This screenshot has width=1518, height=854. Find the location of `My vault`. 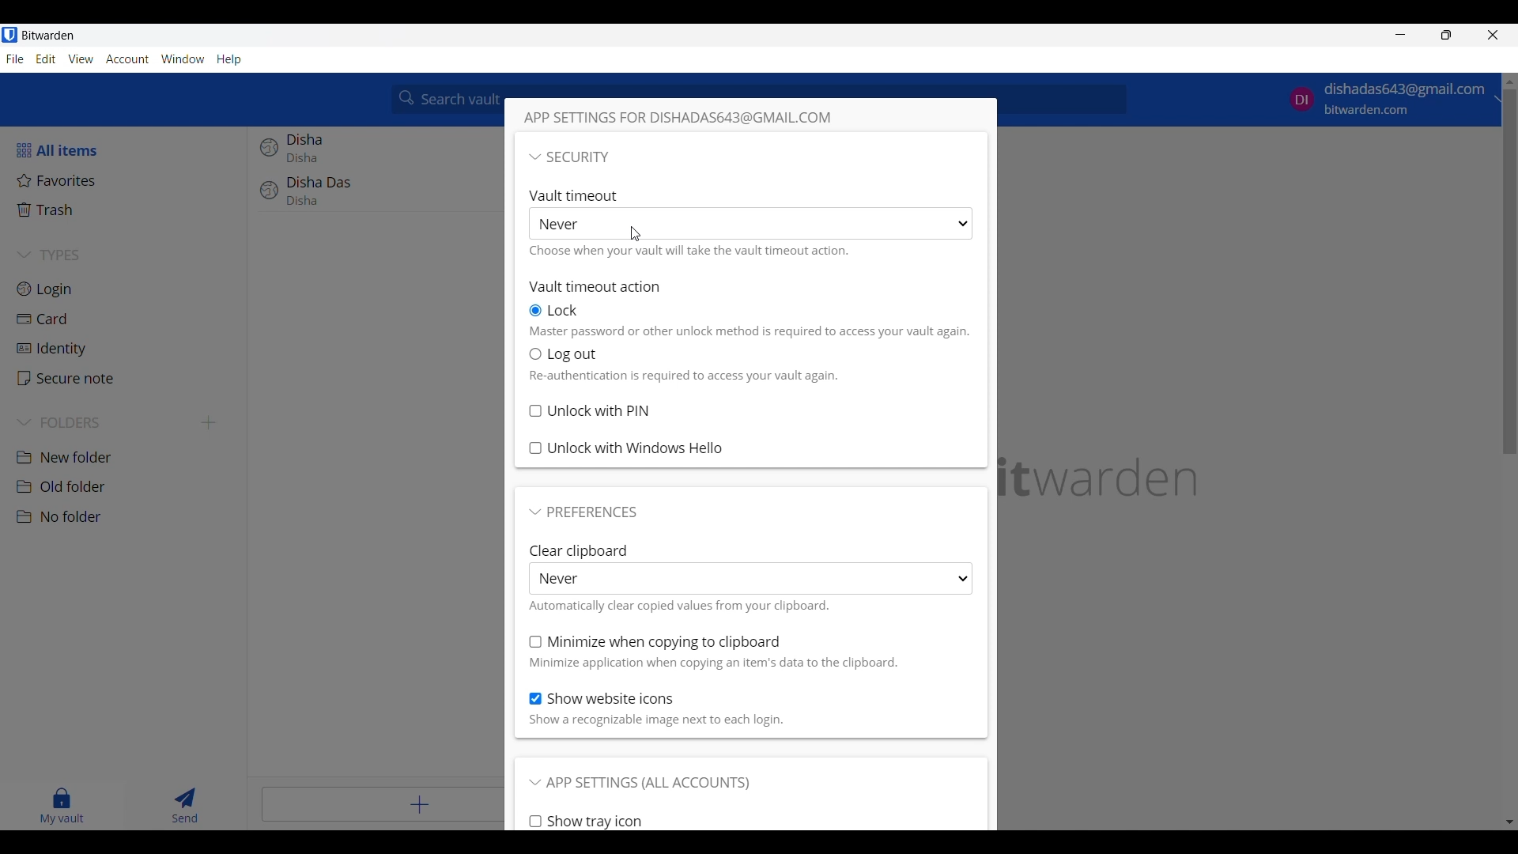

My vault is located at coordinates (62, 806).